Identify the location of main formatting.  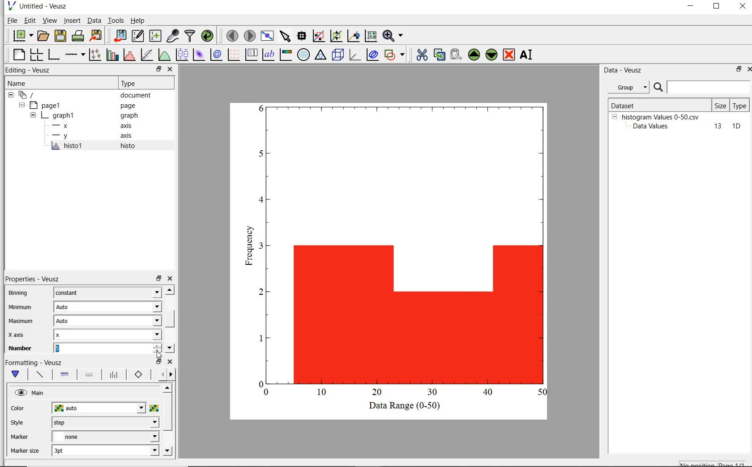
(17, 374).